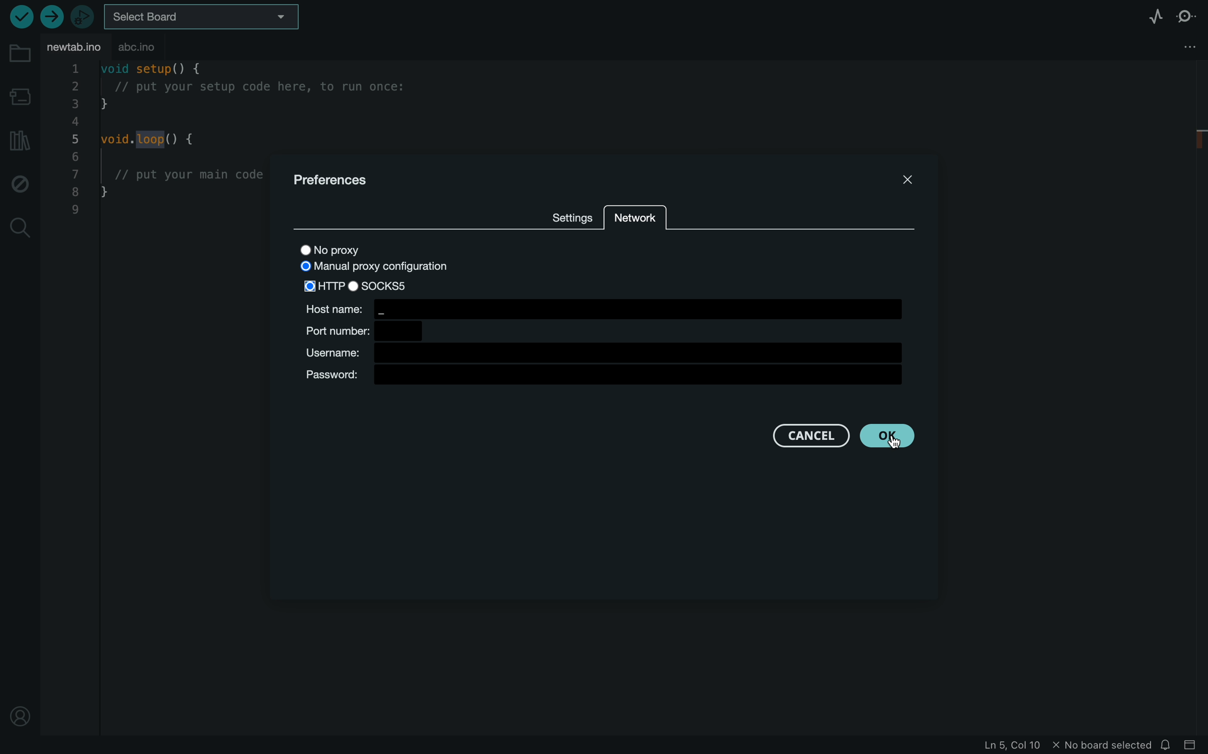 The image size is (1208, 754). Describe the element at coordinates (567, 215) in the screenshot. I see `sttings` at that location.